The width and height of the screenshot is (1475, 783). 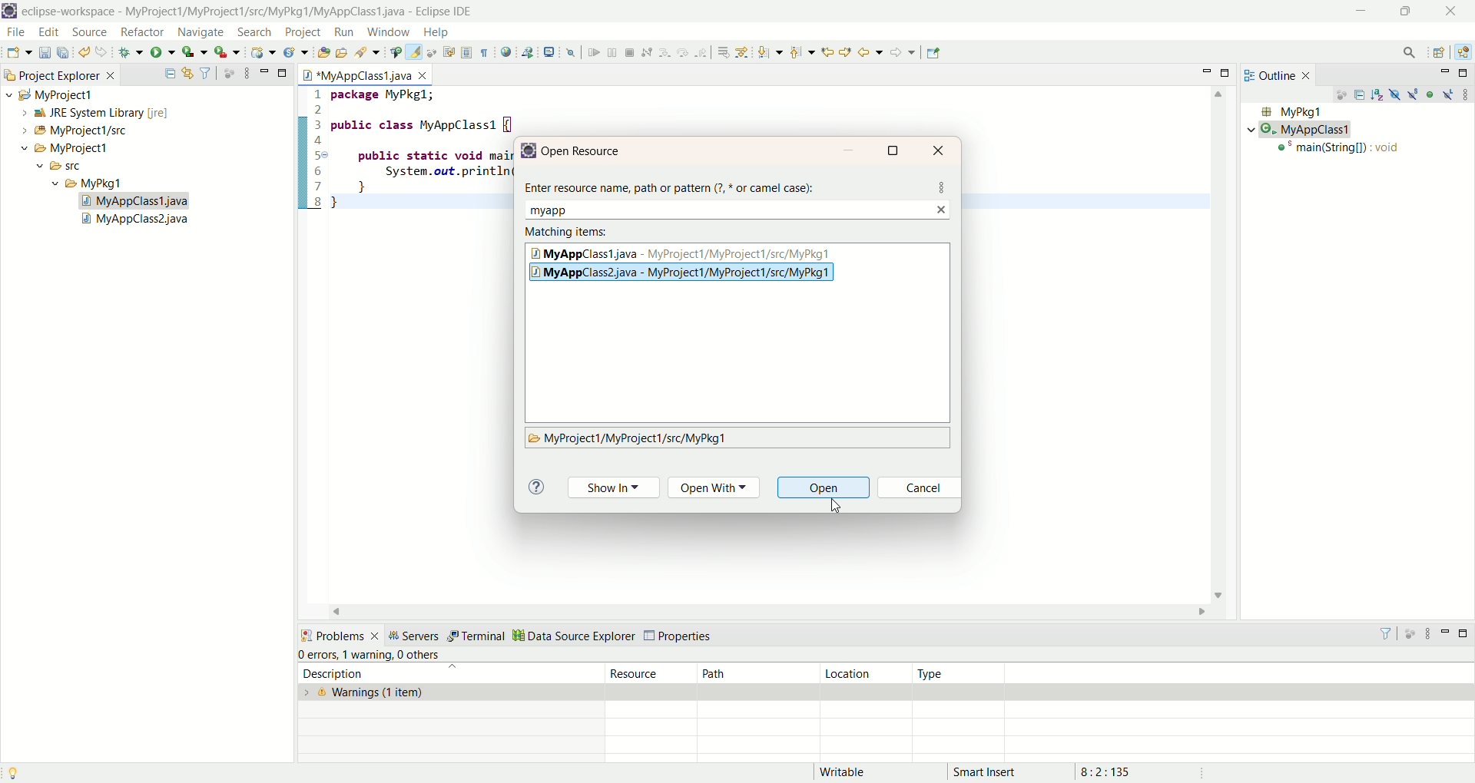 What do you see at coordinates (1465, 73) in the screenshot?
I see `maximize` at bounding box center [1465, 73].